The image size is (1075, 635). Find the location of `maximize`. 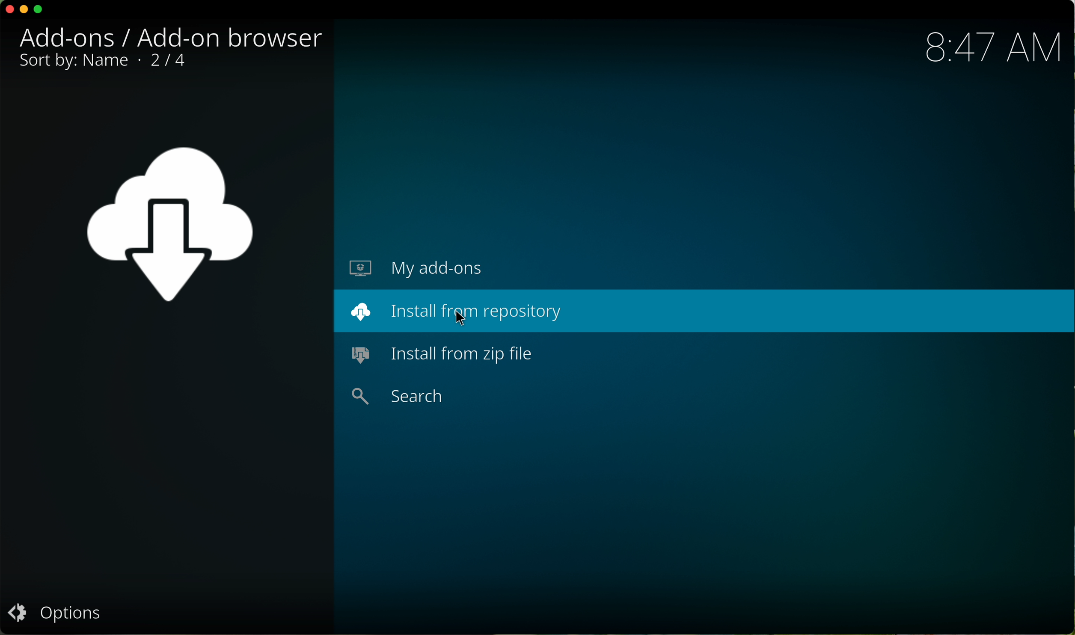

maximize is located at coordinates (42, 12).